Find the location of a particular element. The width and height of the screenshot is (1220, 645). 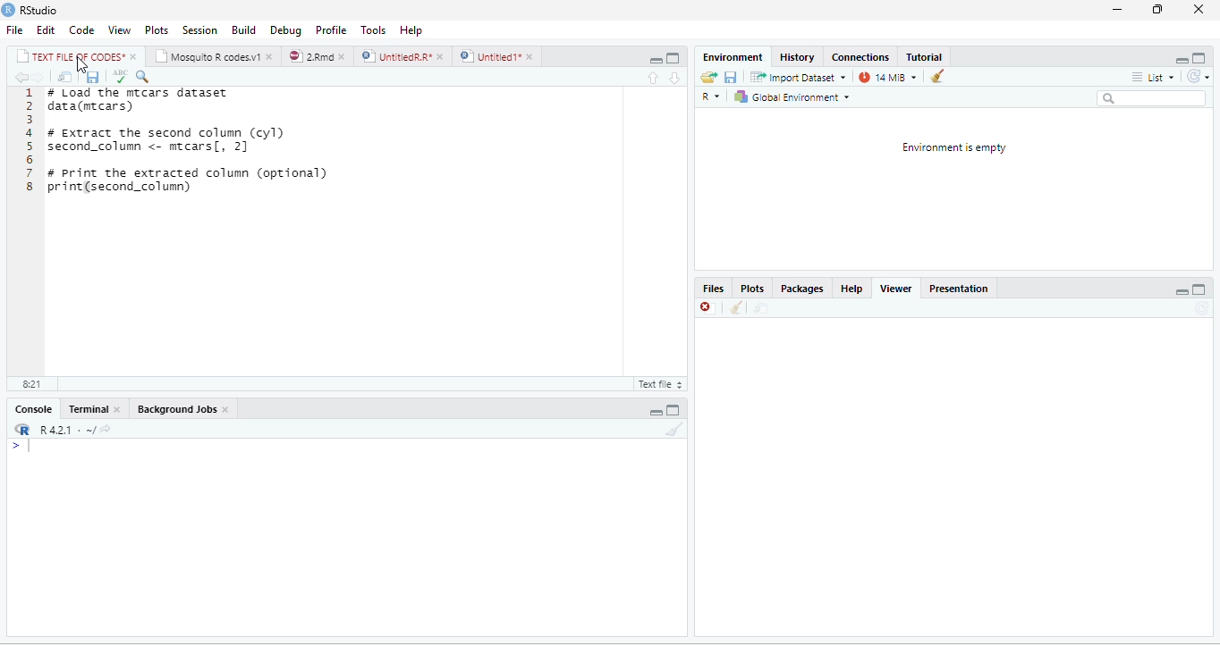

previous  is located at coordinates (20, 77).